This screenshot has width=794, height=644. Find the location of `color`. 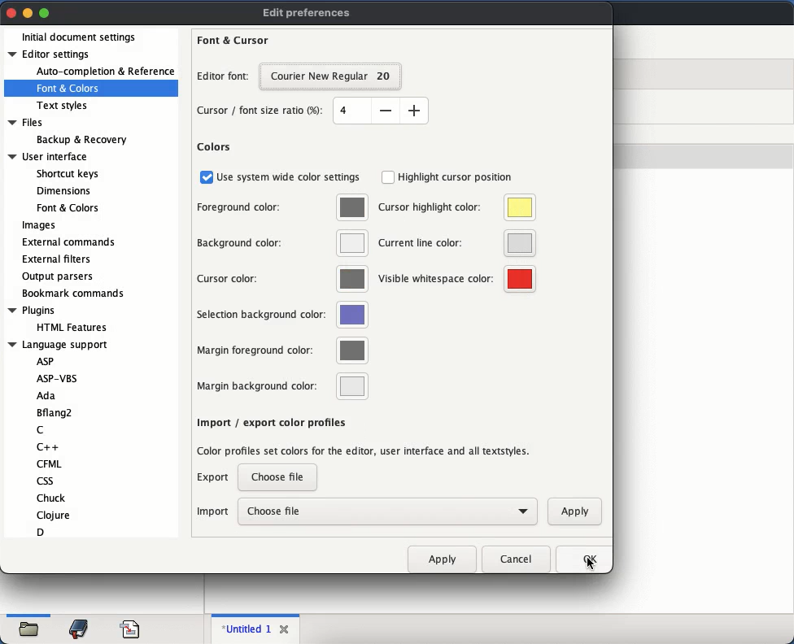

color is located at coordinates (352, 278).